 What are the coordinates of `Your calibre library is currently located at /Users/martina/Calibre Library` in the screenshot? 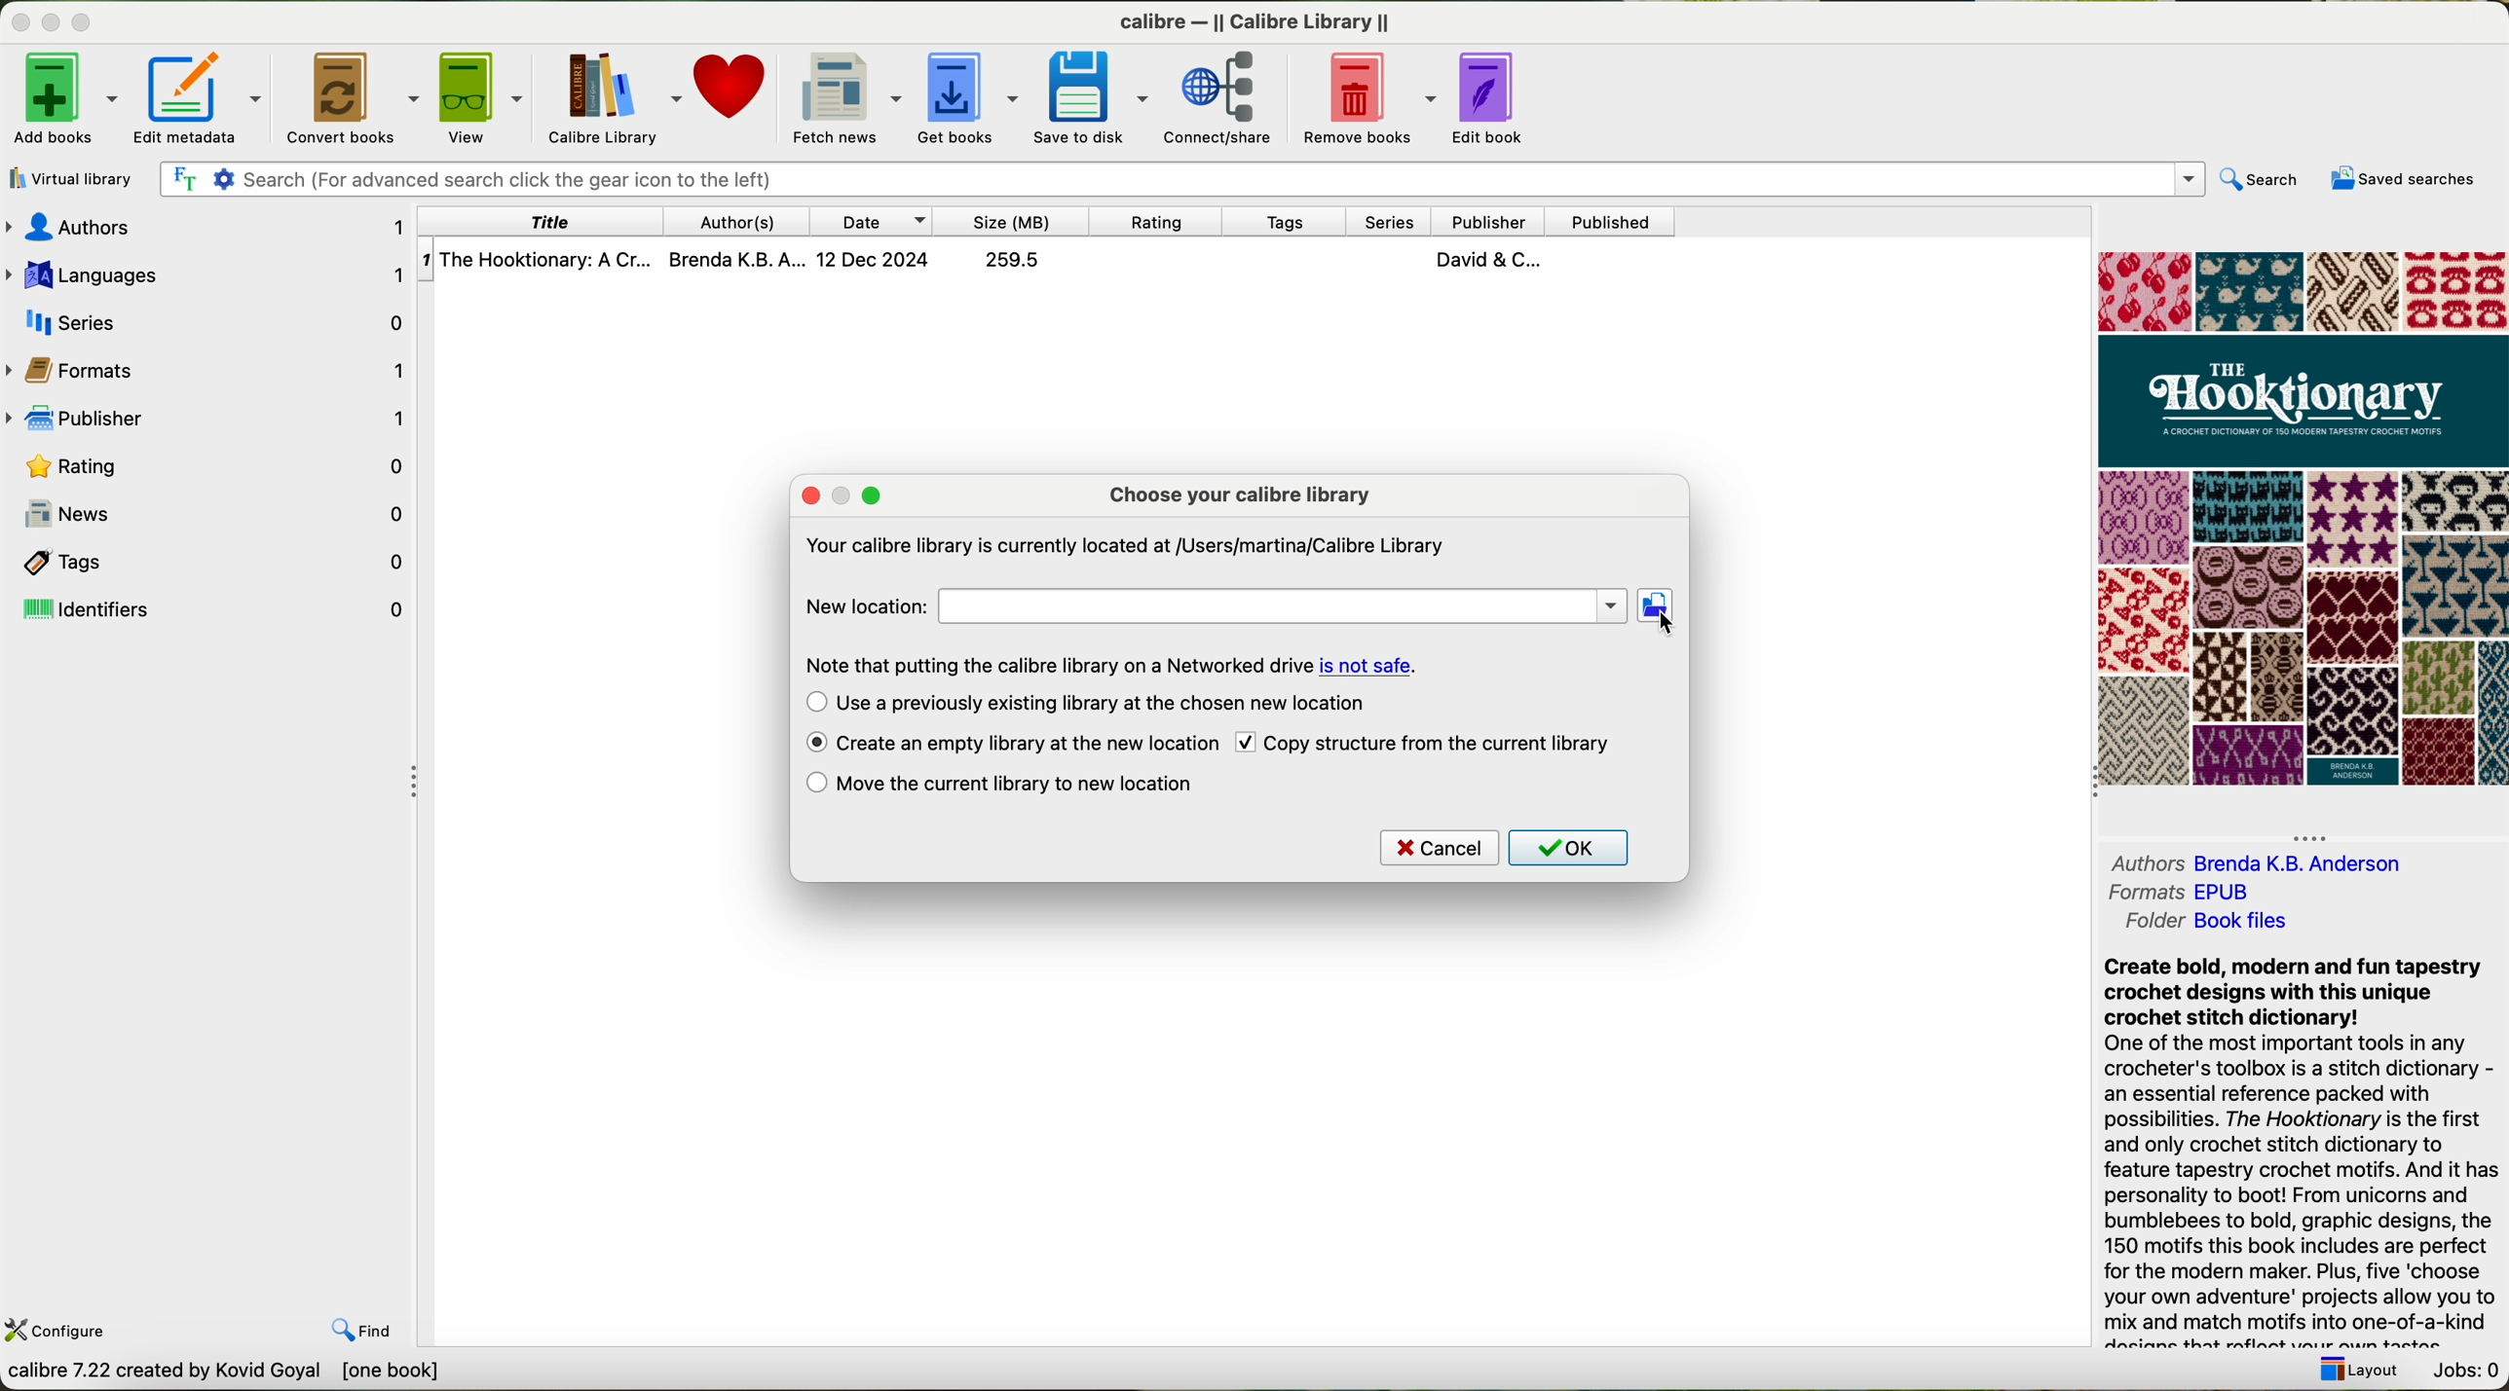 It's located at (1126, 542).